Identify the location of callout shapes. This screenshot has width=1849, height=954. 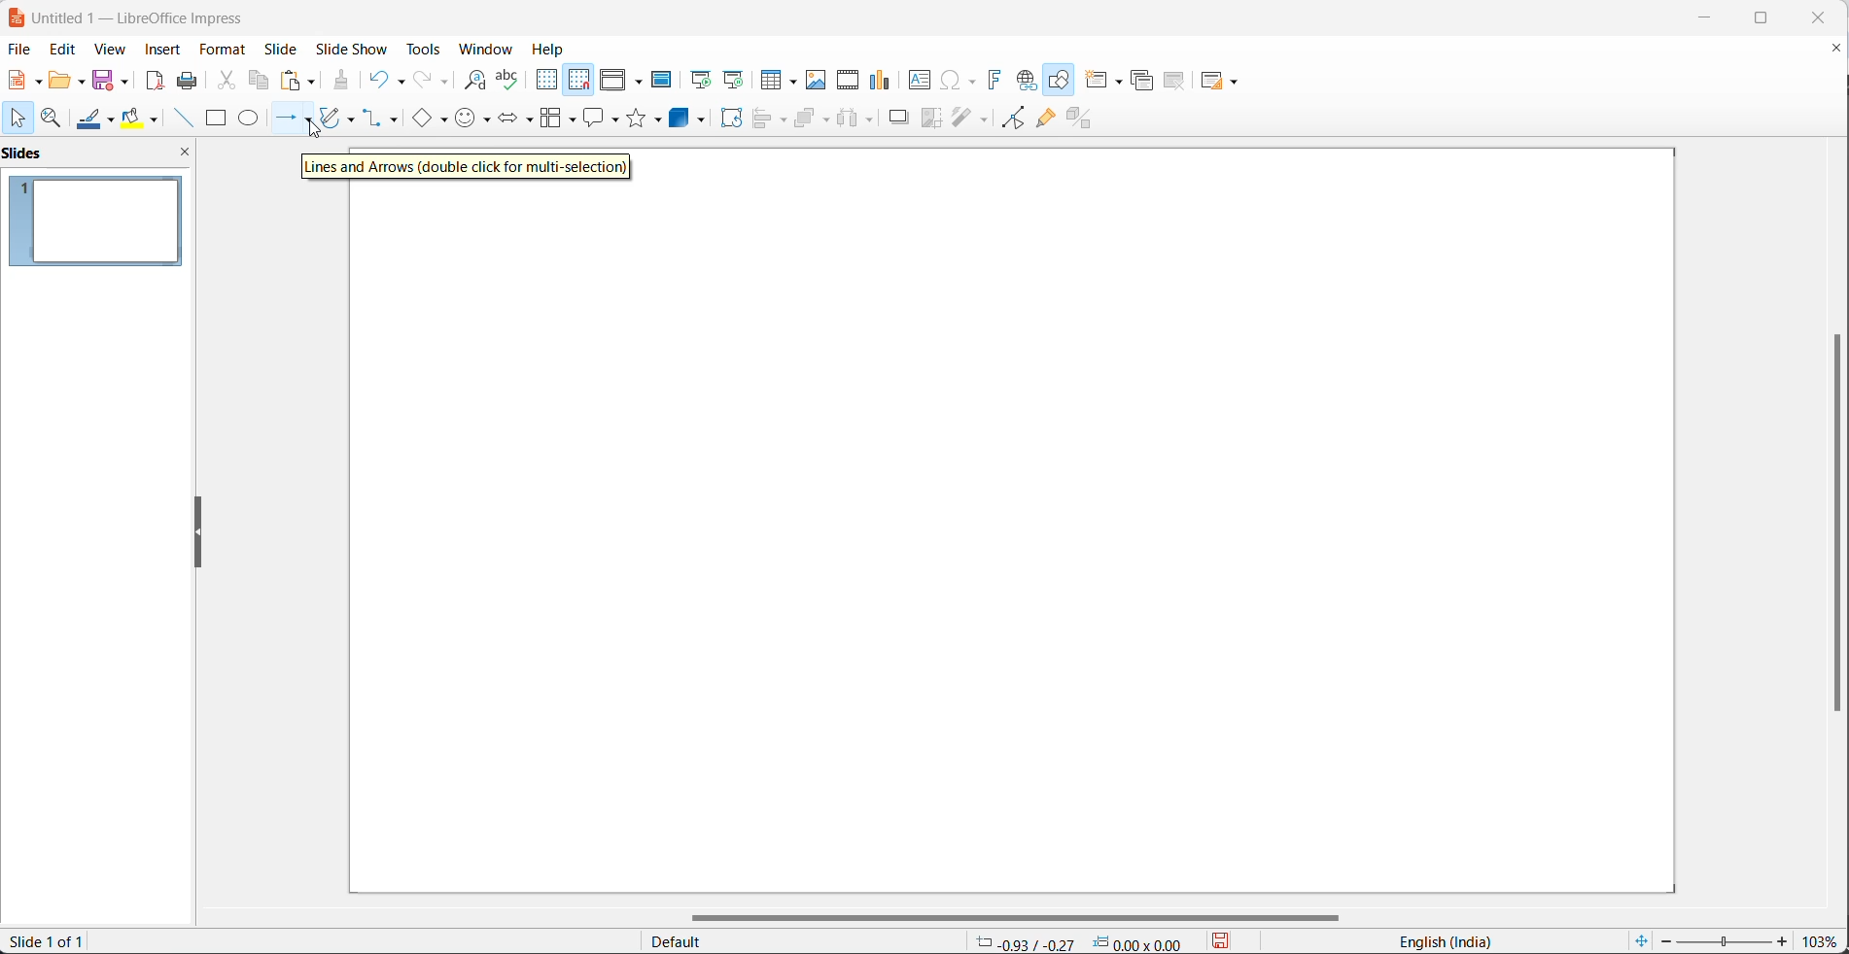
(599, 118).